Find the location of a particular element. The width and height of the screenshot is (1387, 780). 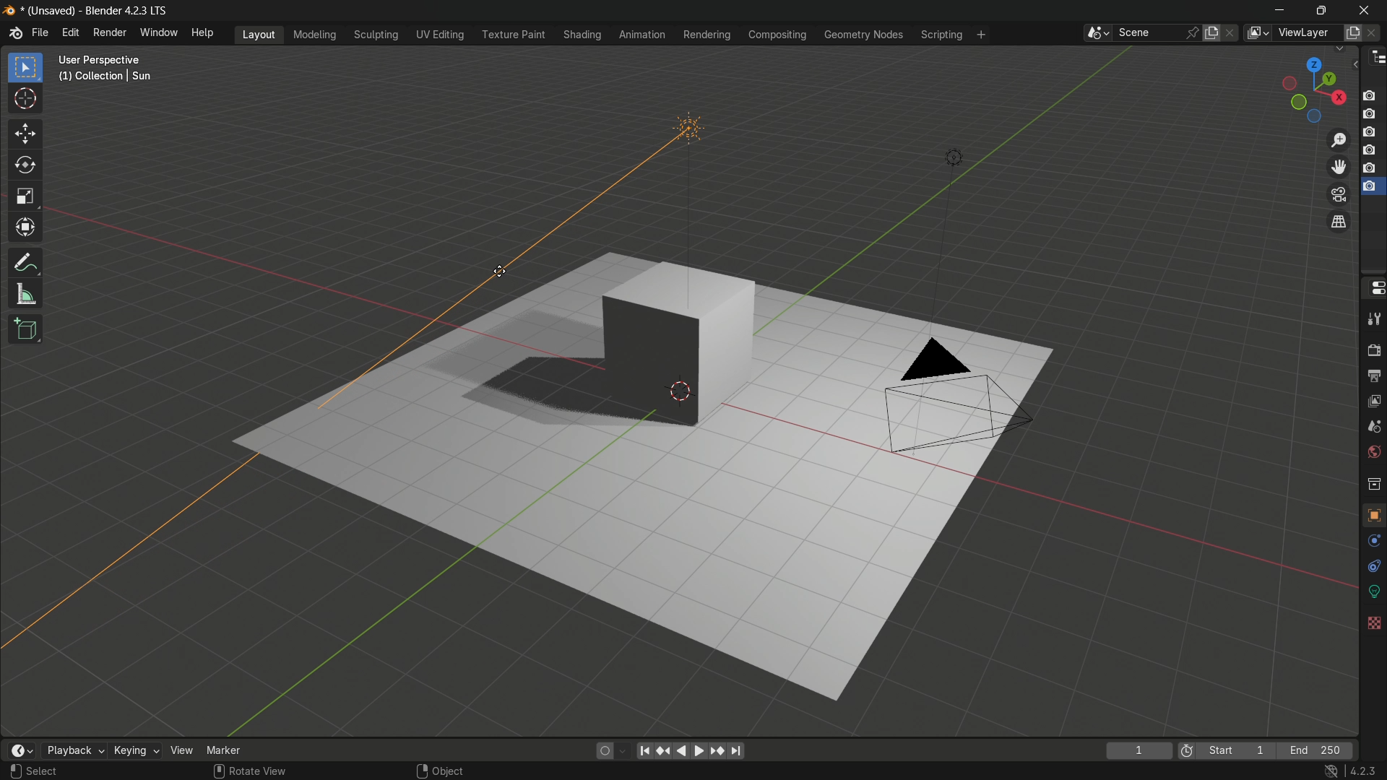

browse scenes is located at coordinates (1094, 33).